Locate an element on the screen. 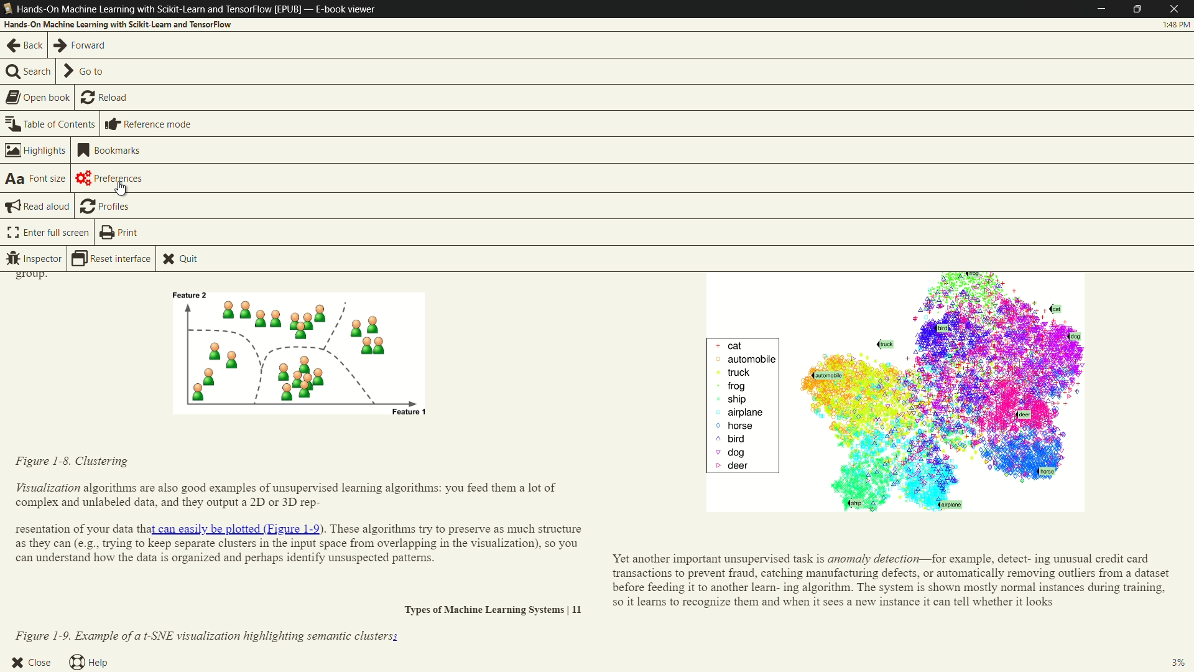 The image size is (1194, 672). quit is located at coordinates (180, 259).